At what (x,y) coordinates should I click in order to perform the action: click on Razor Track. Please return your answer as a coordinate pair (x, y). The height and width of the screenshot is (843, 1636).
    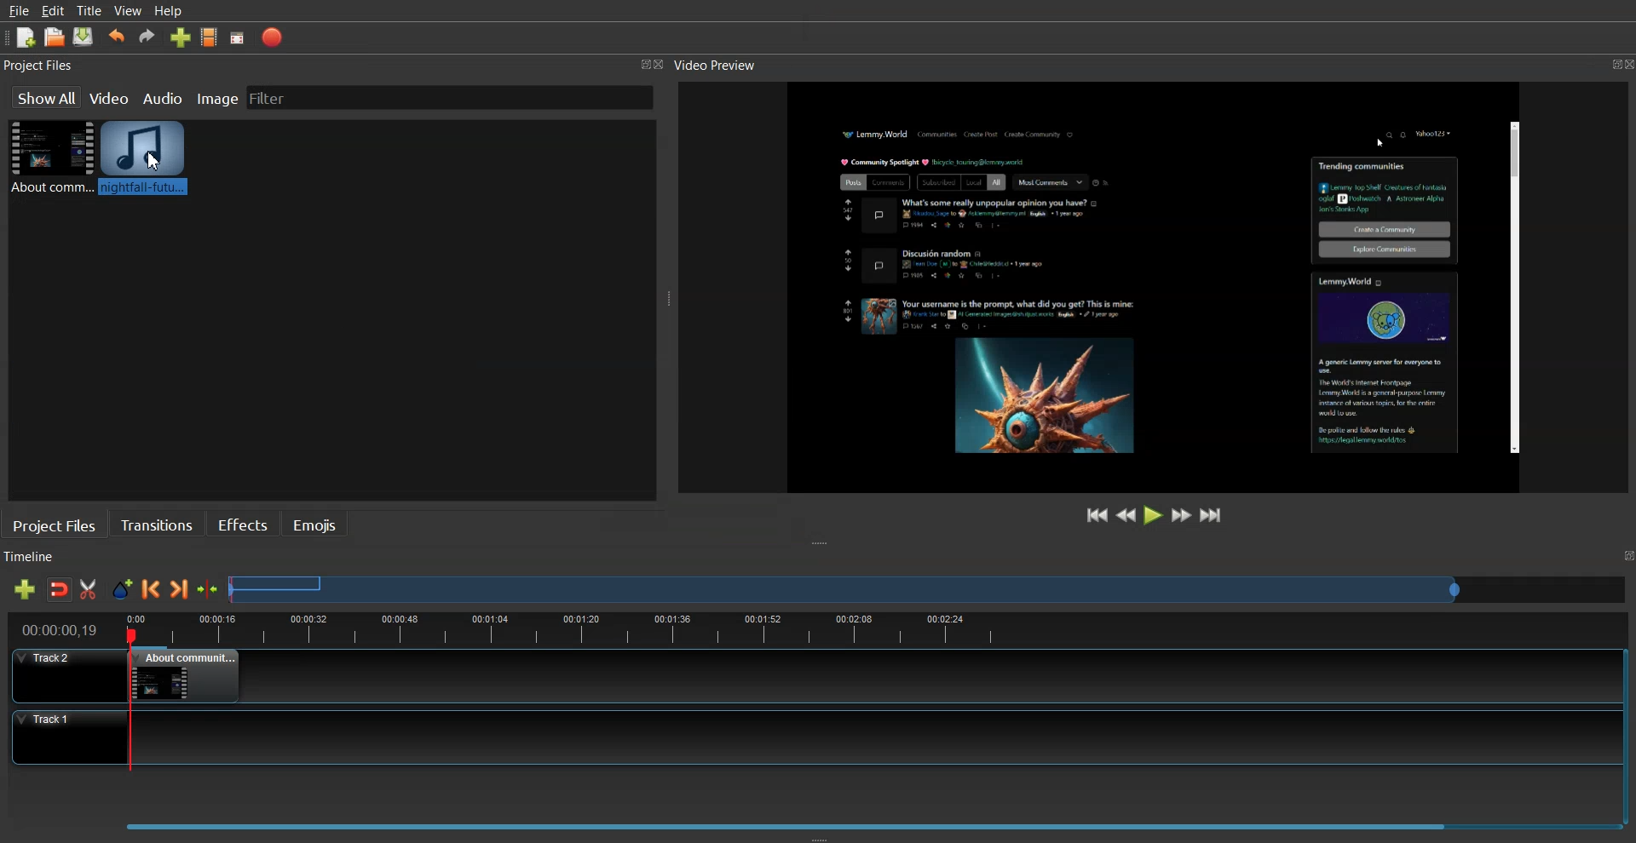
    Looking at the image, I should click on (89, 589).